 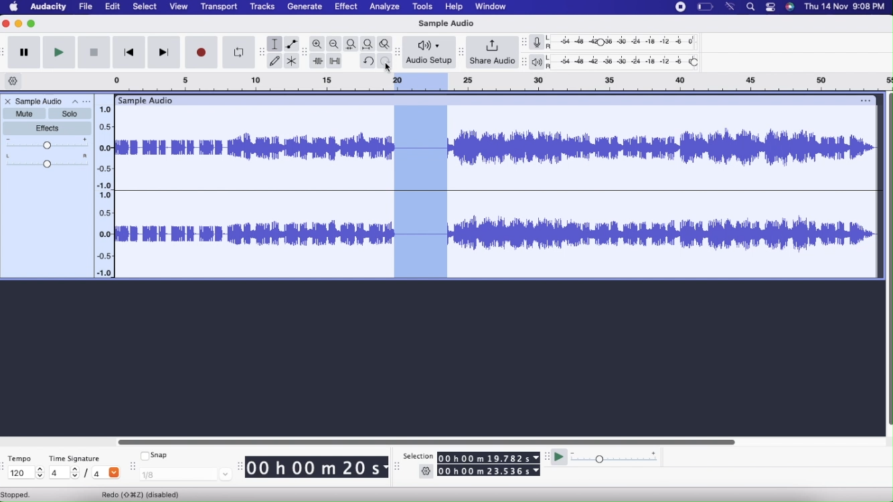 I want to click on Play, so click(x=59, y=52).